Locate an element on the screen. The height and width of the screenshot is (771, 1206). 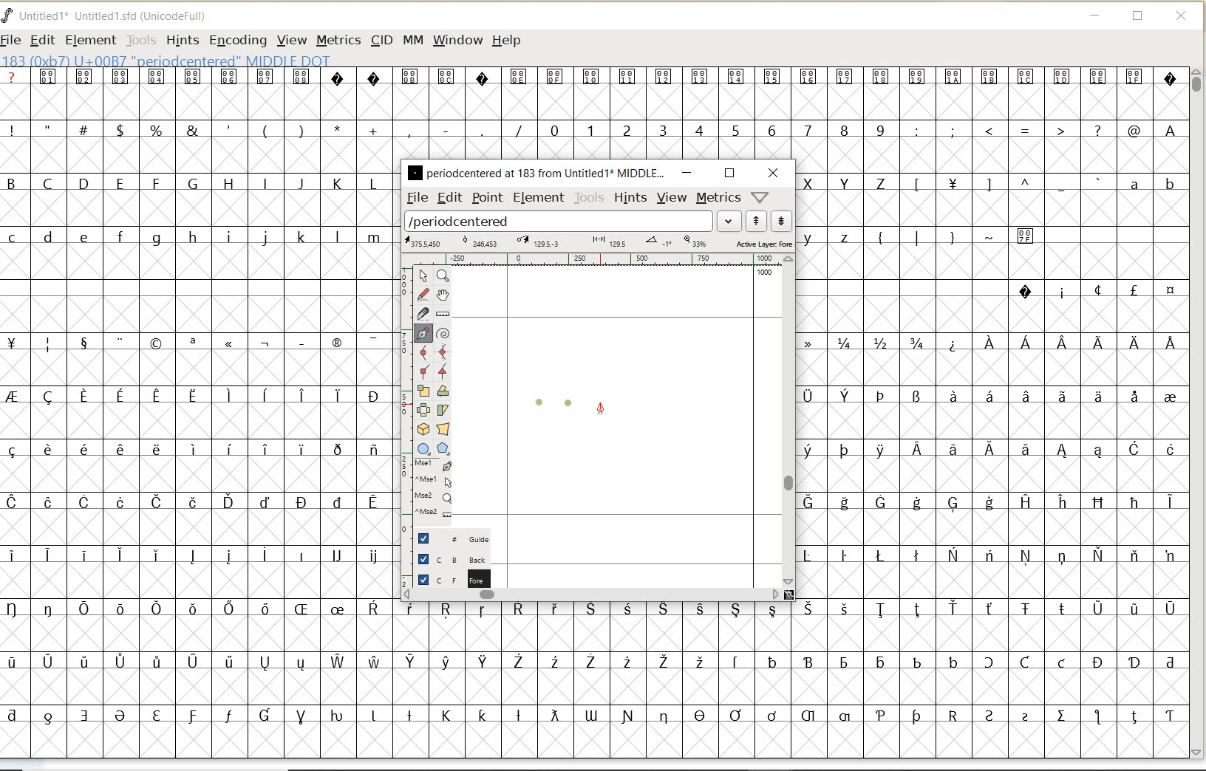
WINDOW is located at coordinates (457, 40).